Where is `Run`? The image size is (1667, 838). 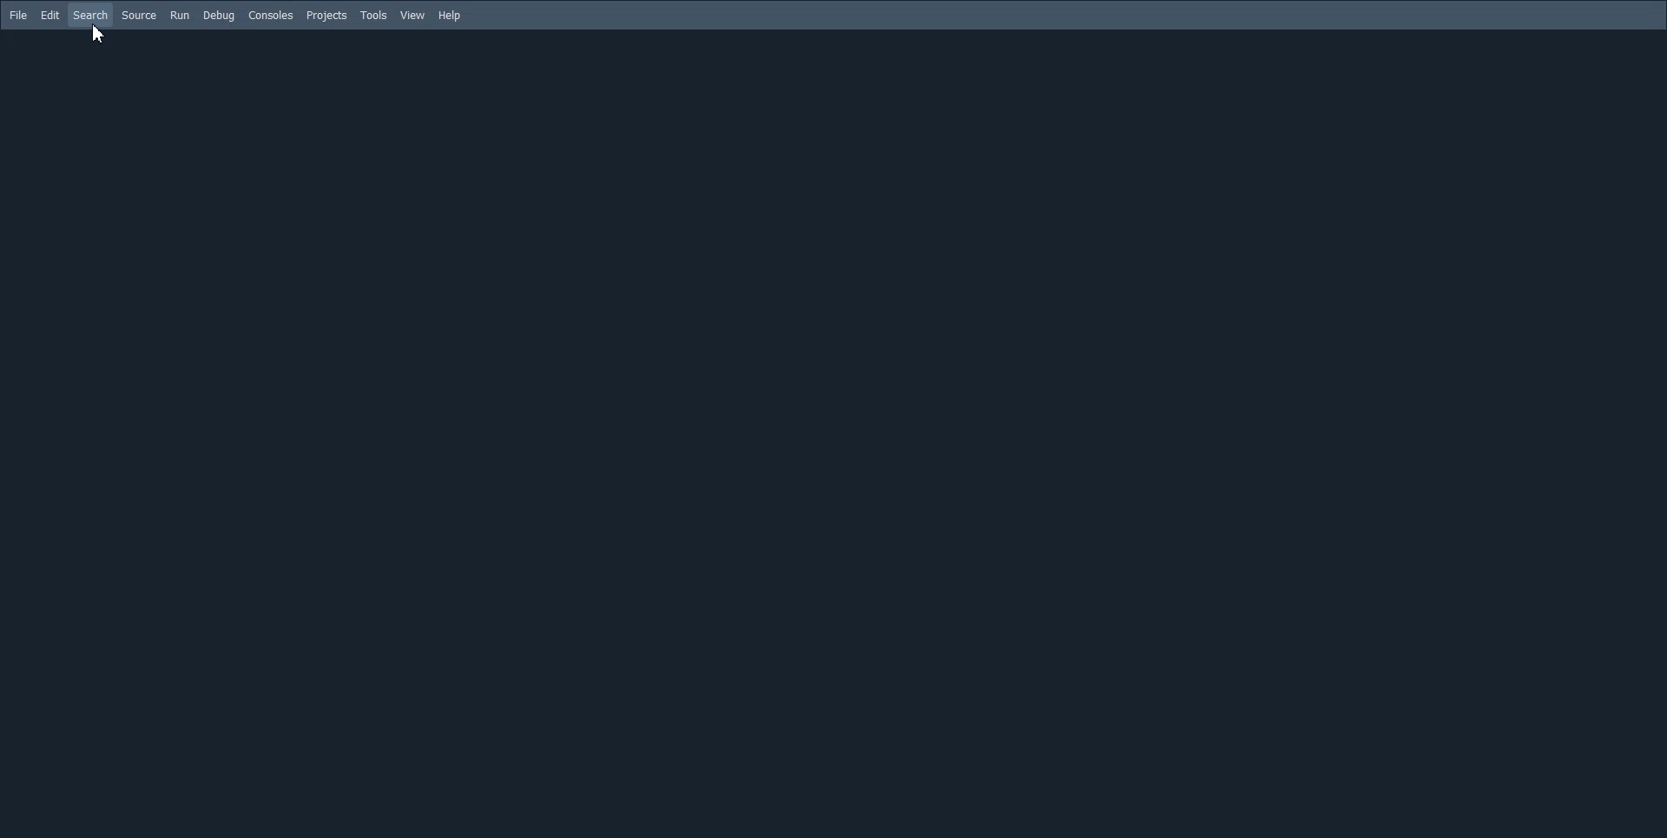 Run is located at coordinates (180, 16).